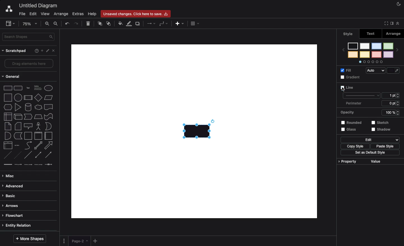 Image resolution: width=404 pixels, height=246 pixels. Describe the element at coordinates (352, 122) in the screenshot. I see `Rounded` at that location.